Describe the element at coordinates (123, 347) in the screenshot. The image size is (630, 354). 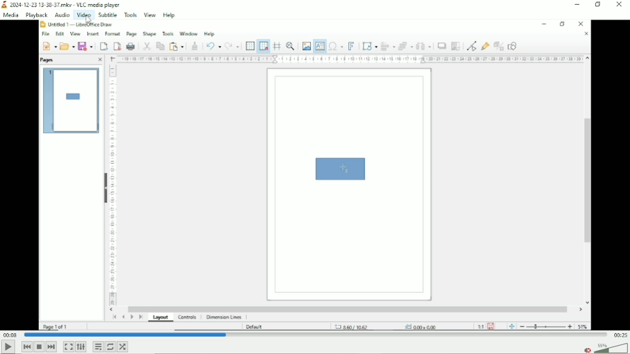
I see `random` at that location.